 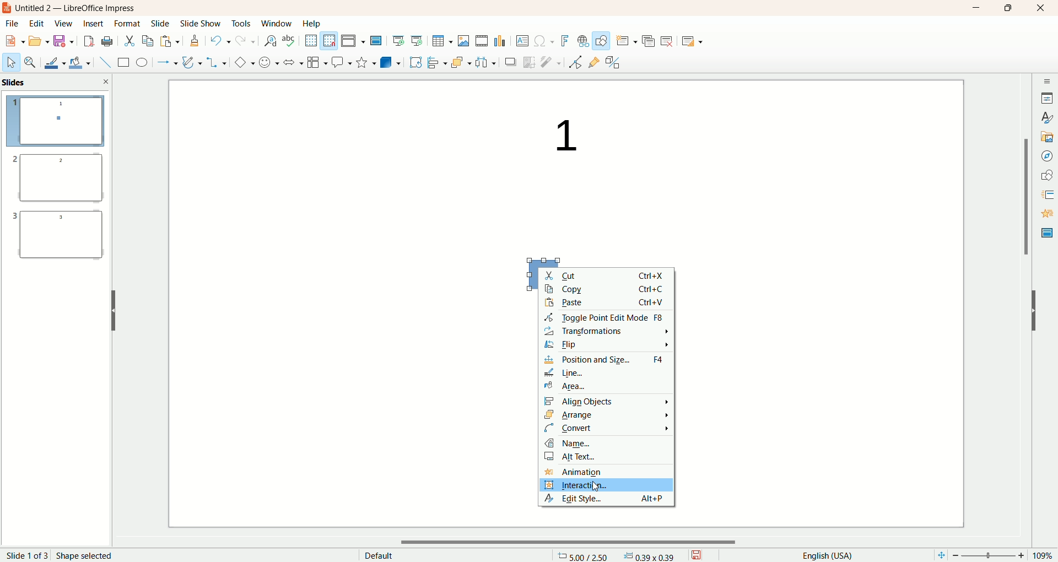 What do you see at coordinates (106, 81) in the screenshot?
I see `close` at bounding box center [106, 81].